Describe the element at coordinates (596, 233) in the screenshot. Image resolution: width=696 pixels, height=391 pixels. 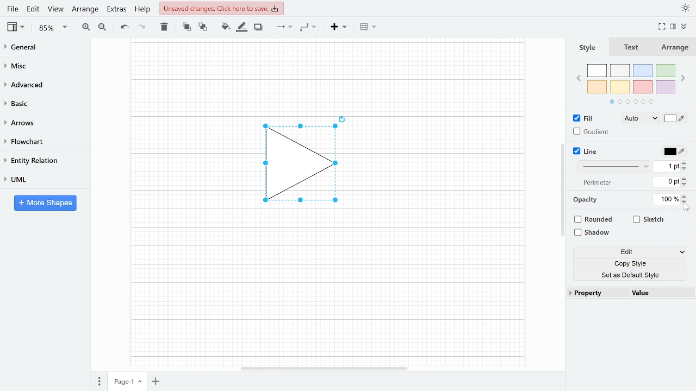
I see `Shadow` at that location.